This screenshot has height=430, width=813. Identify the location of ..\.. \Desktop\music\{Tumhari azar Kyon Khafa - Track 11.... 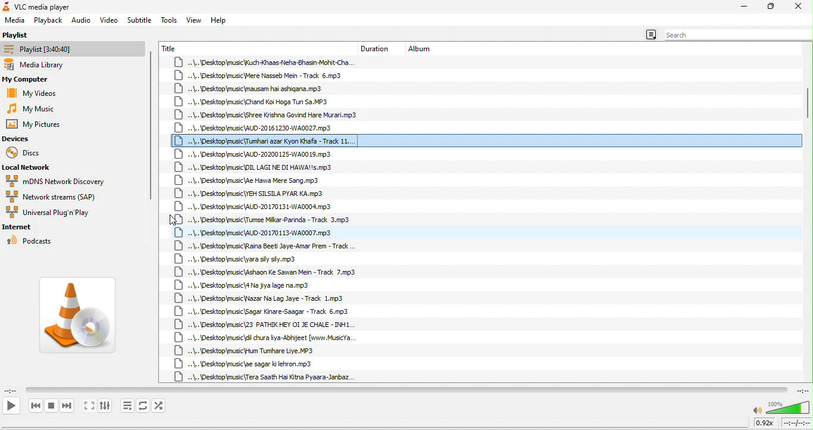
(265, 141).